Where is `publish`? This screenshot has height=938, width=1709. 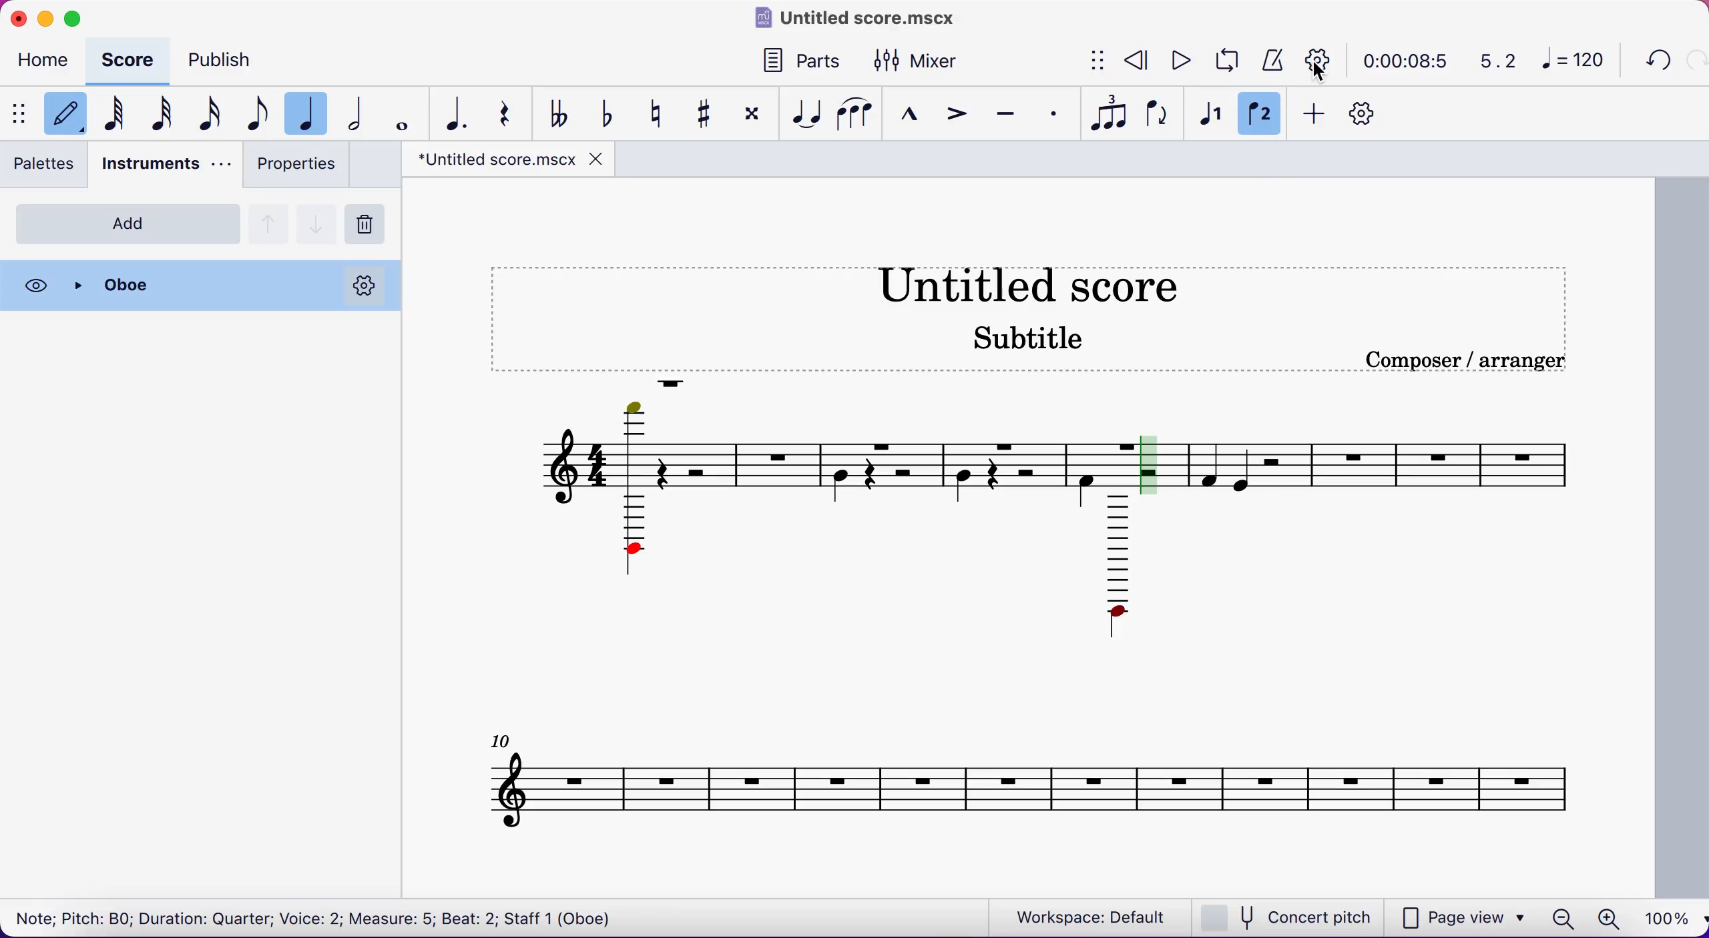
publish is located at coordinates (234, 58).